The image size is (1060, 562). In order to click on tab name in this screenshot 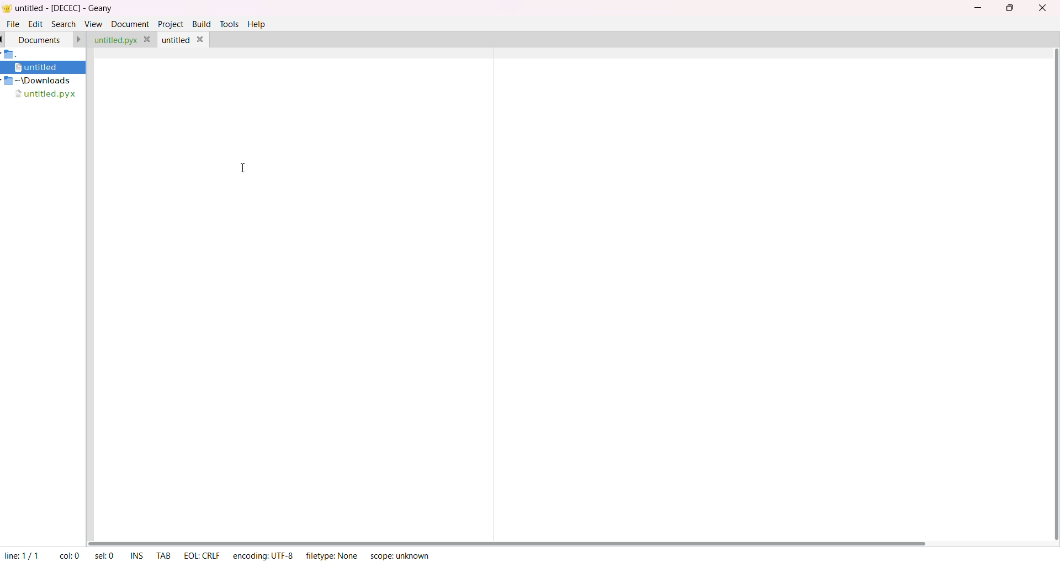, I will do `click(177, 40)`.